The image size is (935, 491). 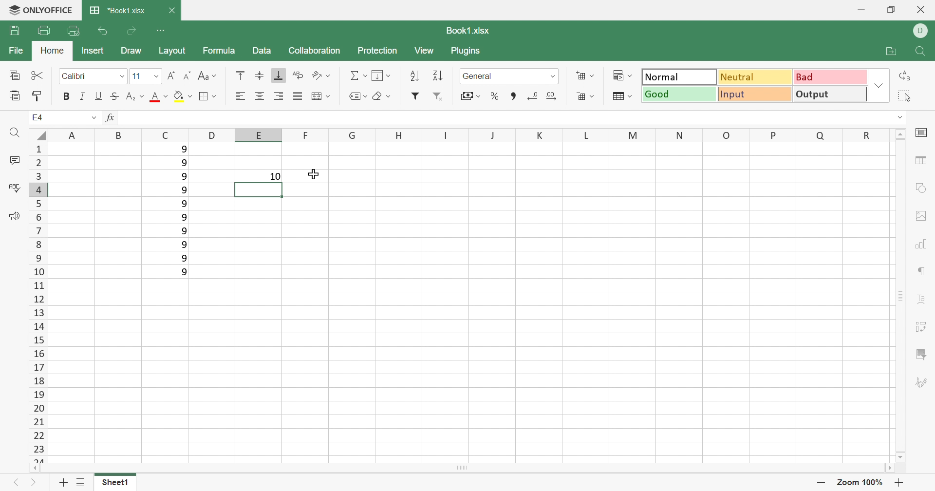 What do you see at coordinates (380, 96) in the screenshot?
I see `                                                                                                                                                                                                                                                                                                                                                                                                                                                                                                                                                                                    ` at bounding box center [380, 96].